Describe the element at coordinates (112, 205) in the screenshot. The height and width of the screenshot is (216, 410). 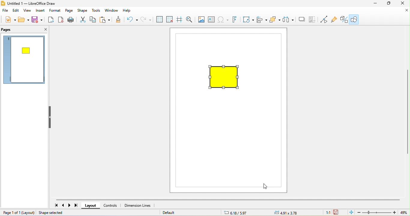
I see `controls` at that location.